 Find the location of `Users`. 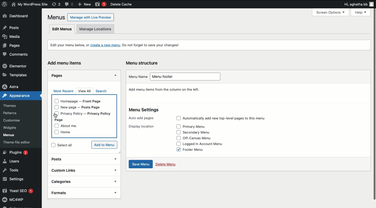

Users is located at coordinates (15, 162).